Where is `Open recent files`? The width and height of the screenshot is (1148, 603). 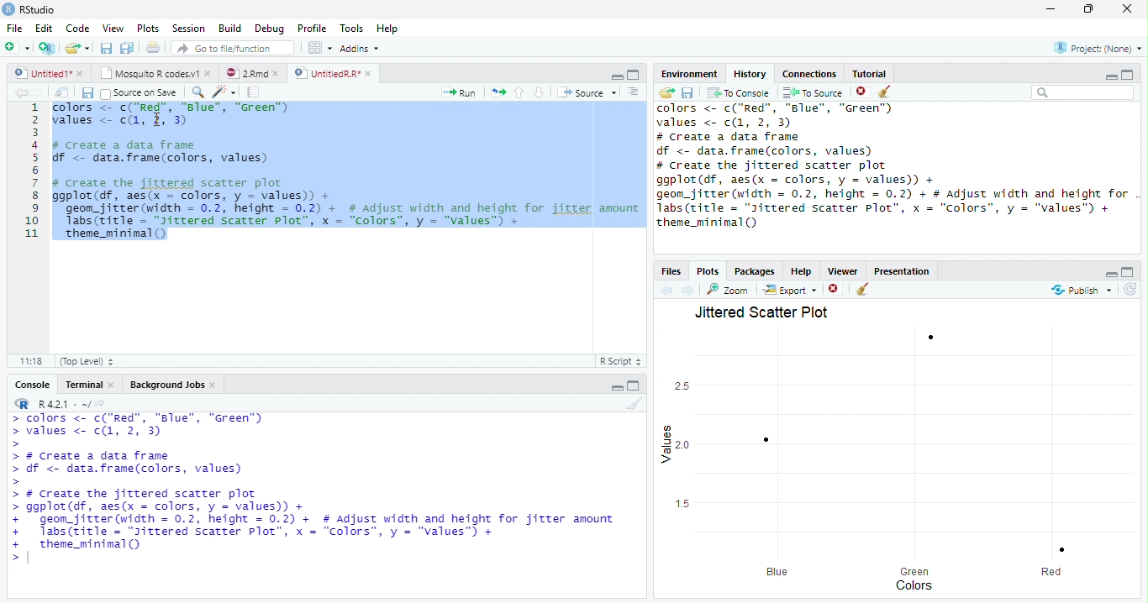 Open recent files is located at coordinates (87, 48).